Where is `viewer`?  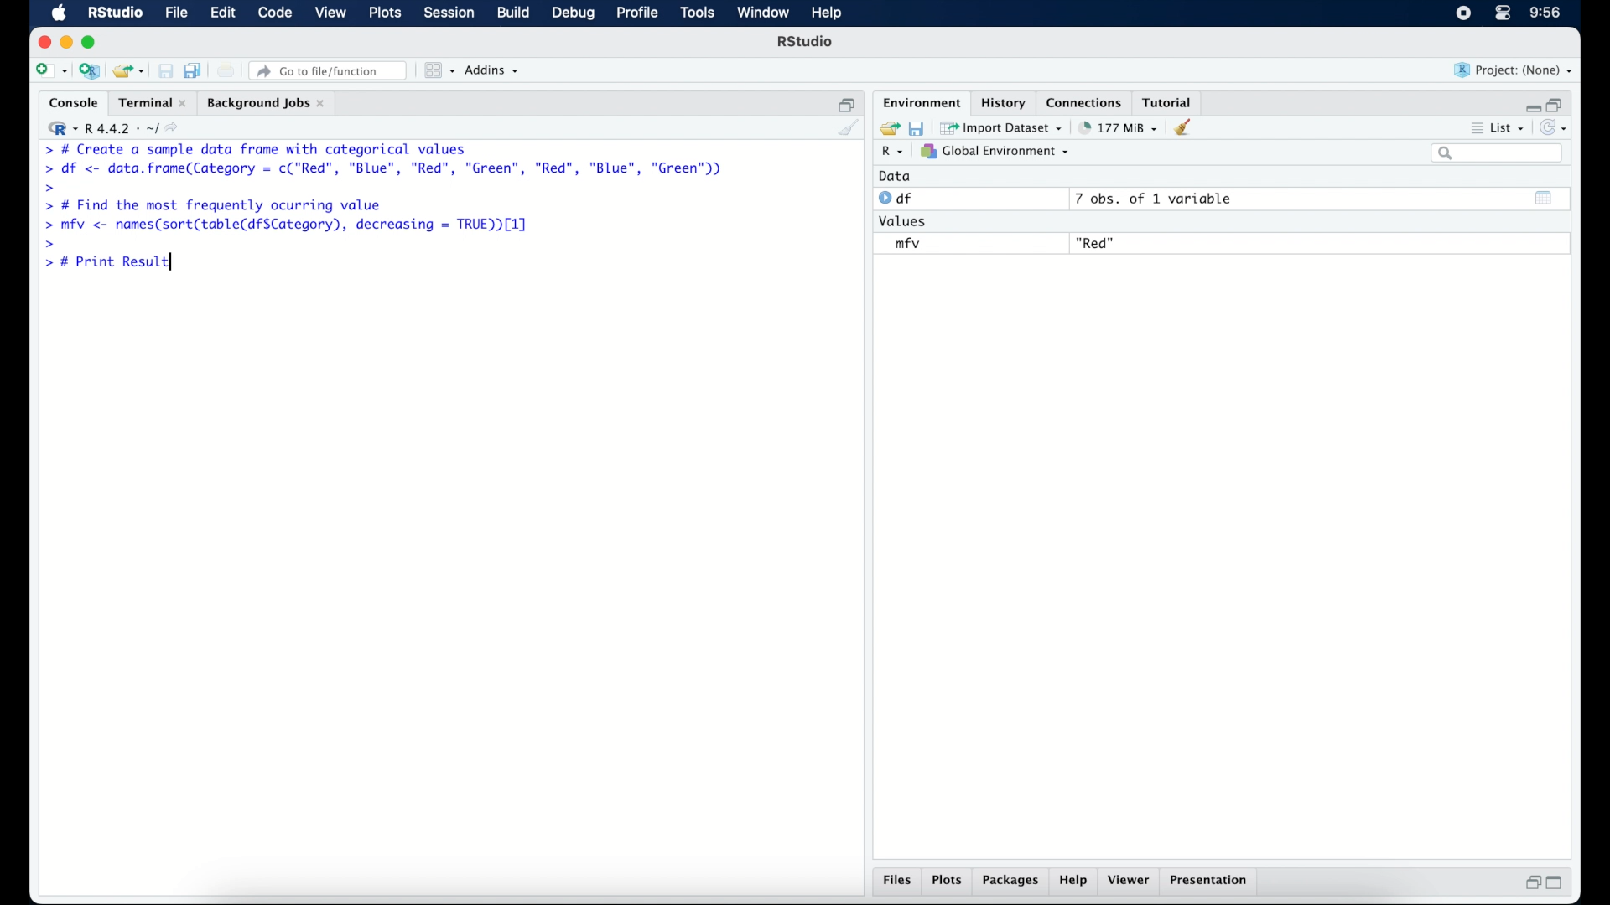
viewer is located at coordinates (1130, 882).